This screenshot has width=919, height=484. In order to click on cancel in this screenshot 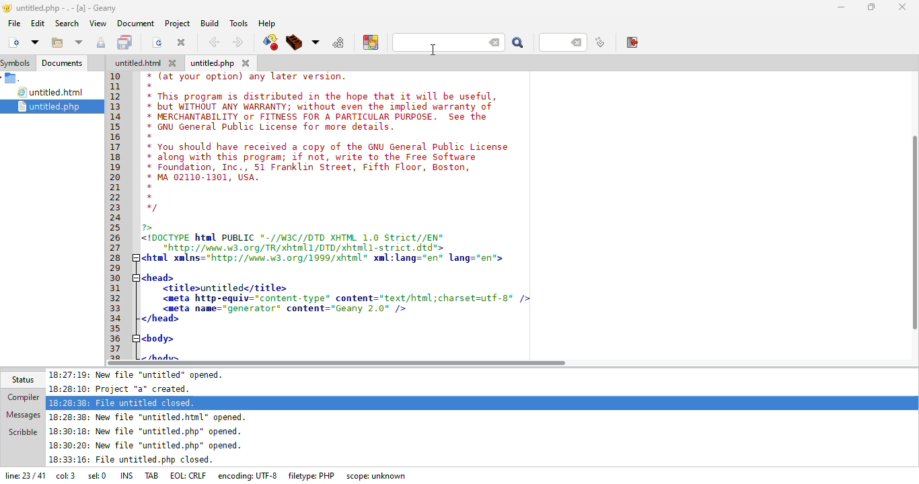, I will do `click(495, 43)`.